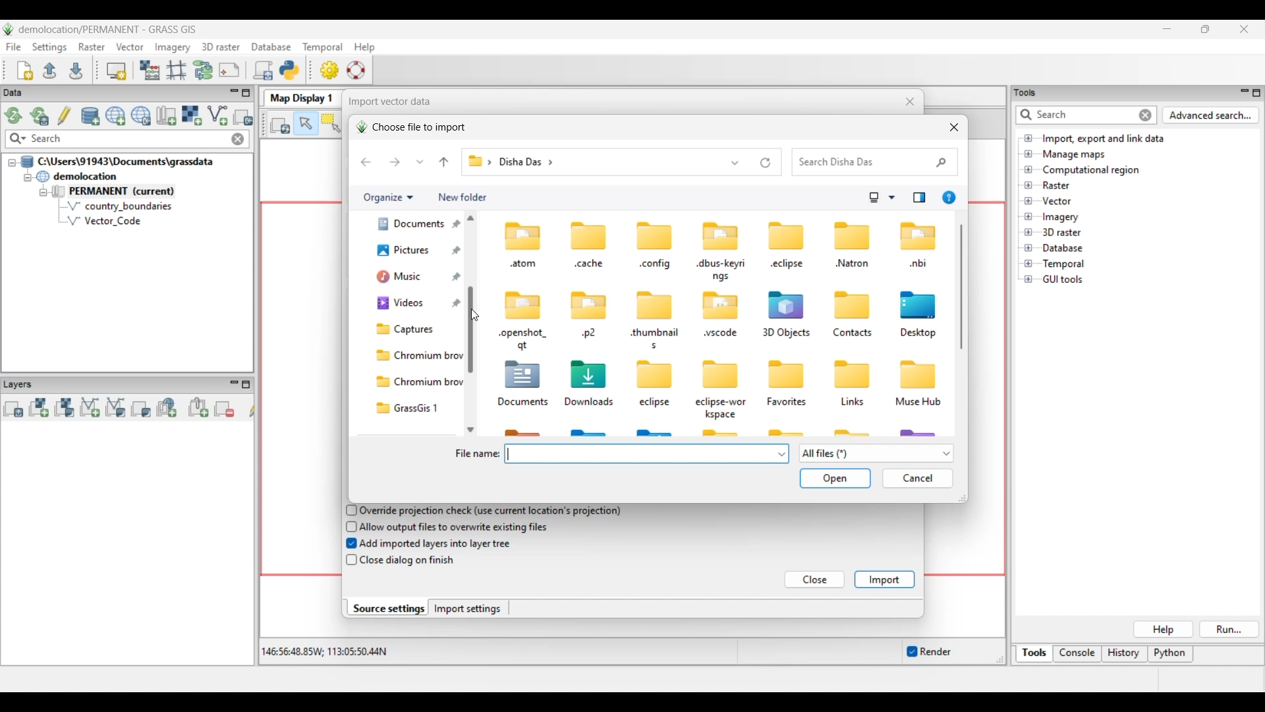 The image size is (1265, 712). Describe the element at coordinates (875, 162) in the screenshot. I see `Quick search folder` at that location.